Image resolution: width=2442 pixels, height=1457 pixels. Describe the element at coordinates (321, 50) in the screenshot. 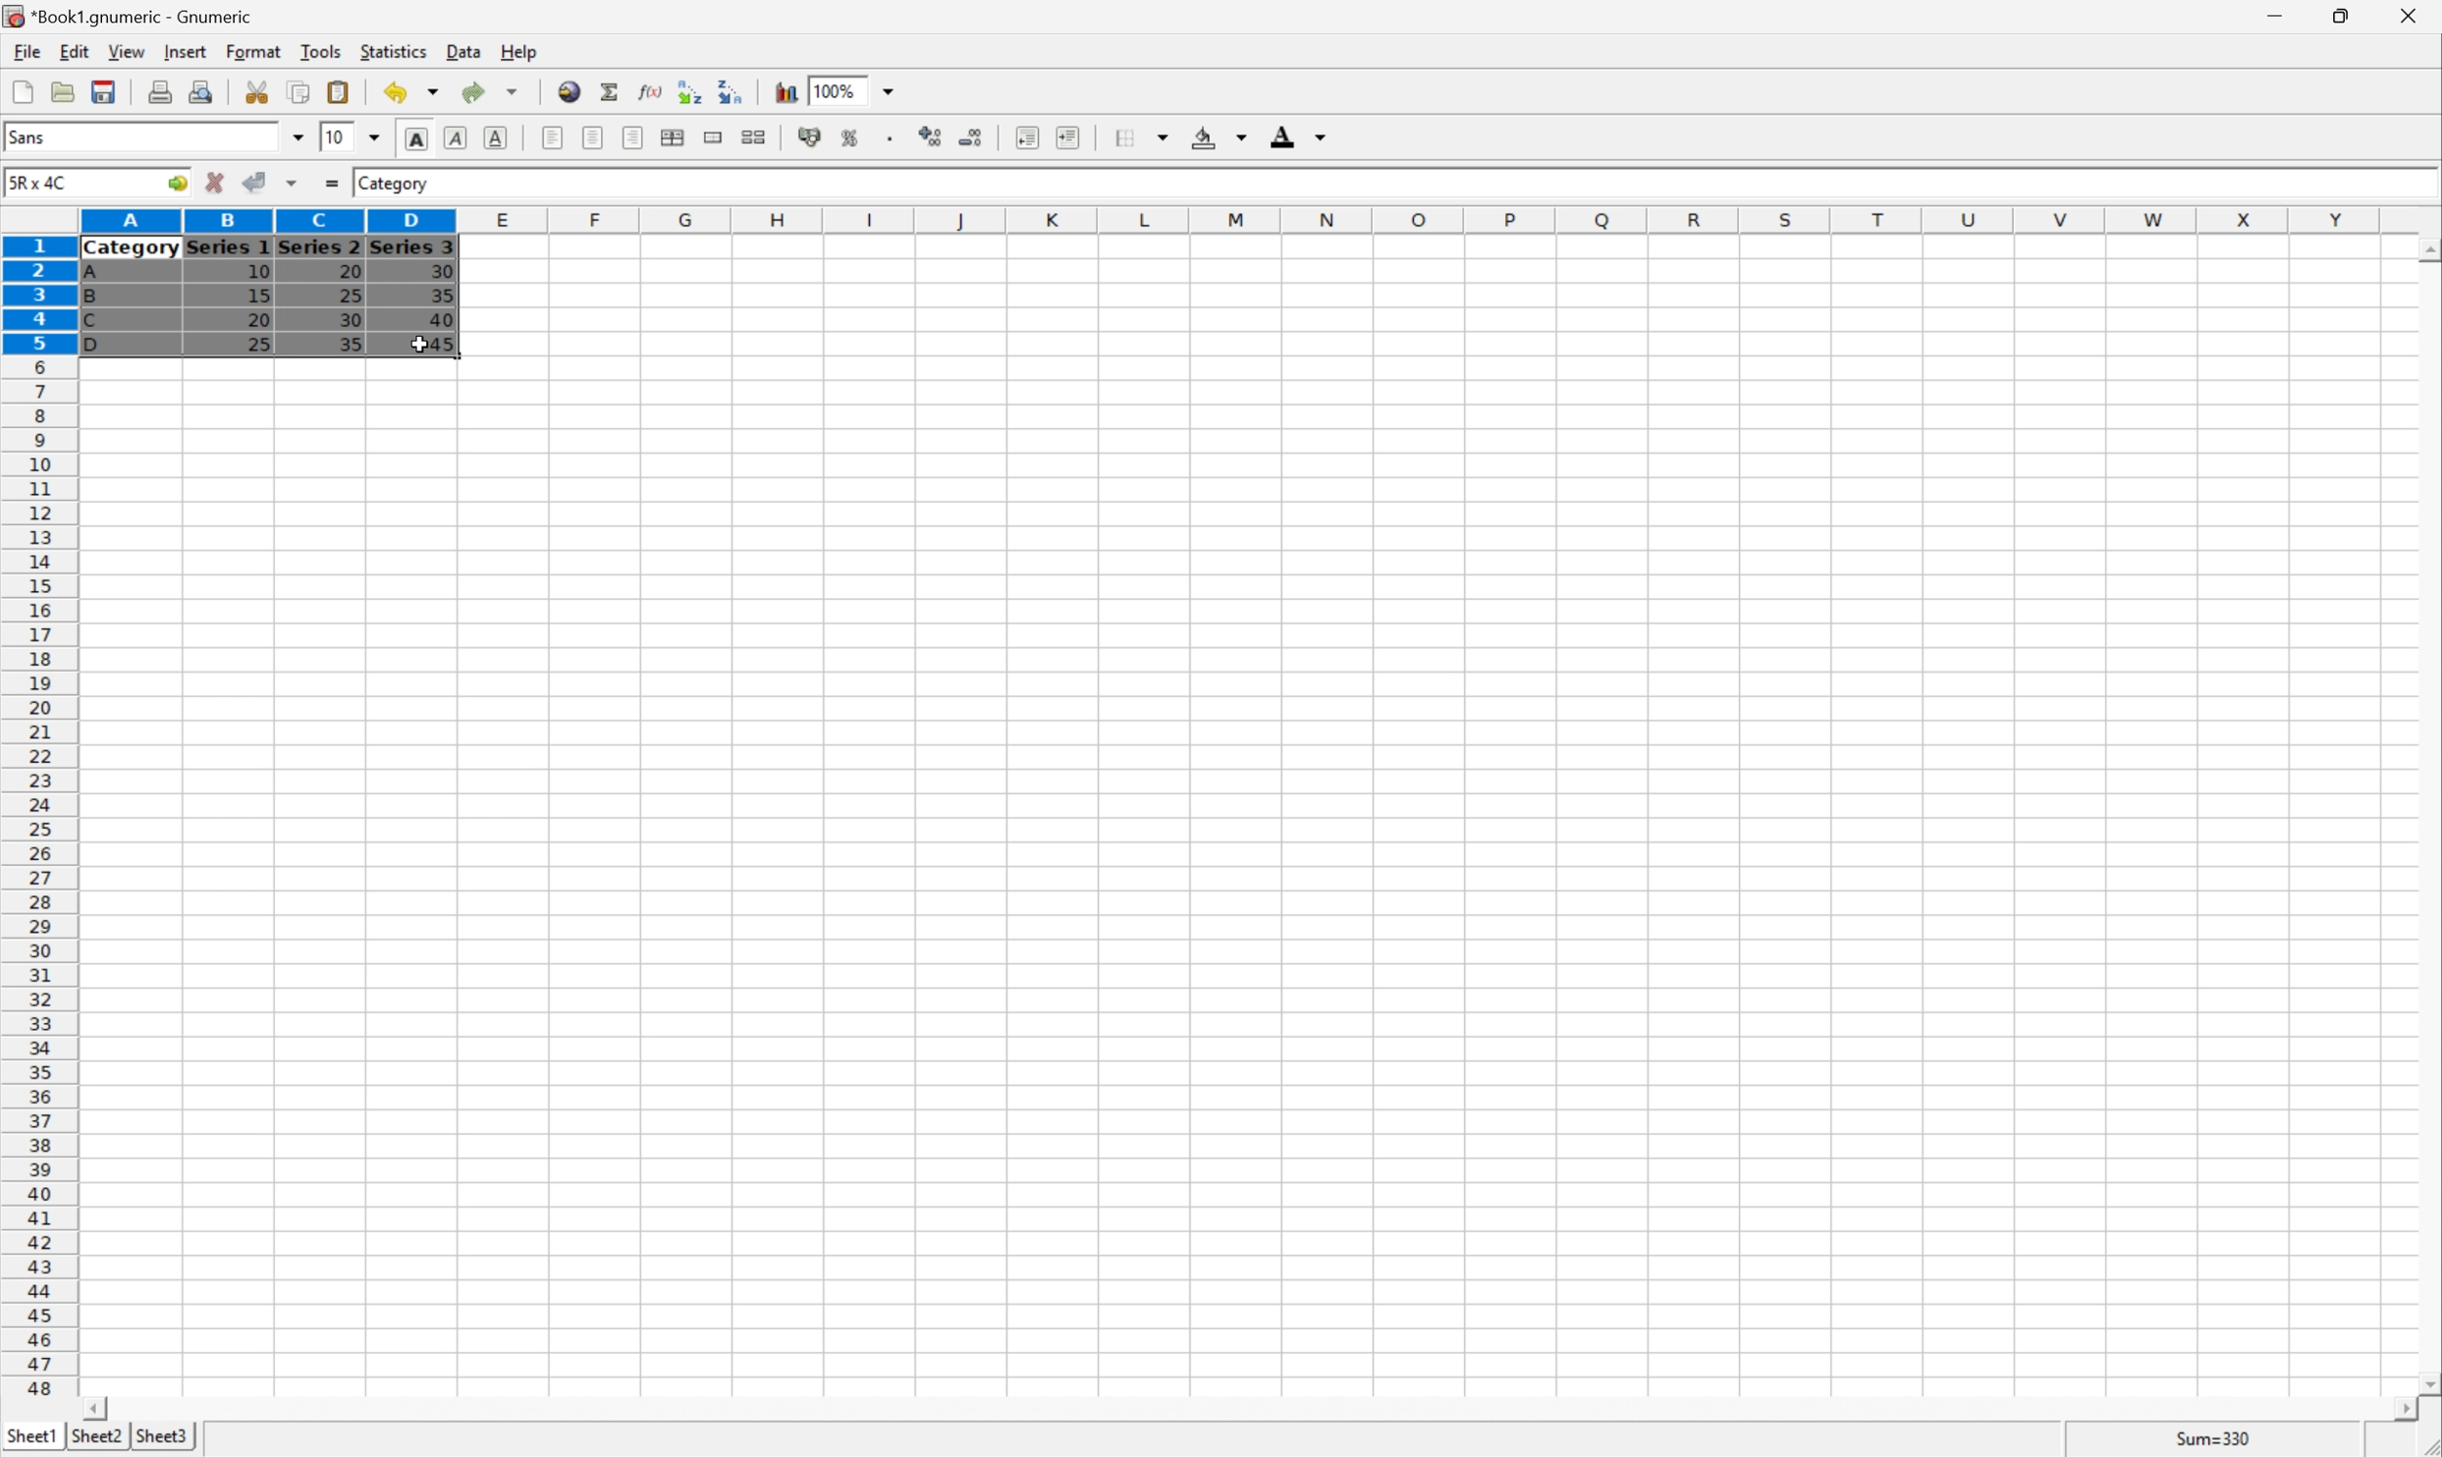

I see `Tools` at that location.